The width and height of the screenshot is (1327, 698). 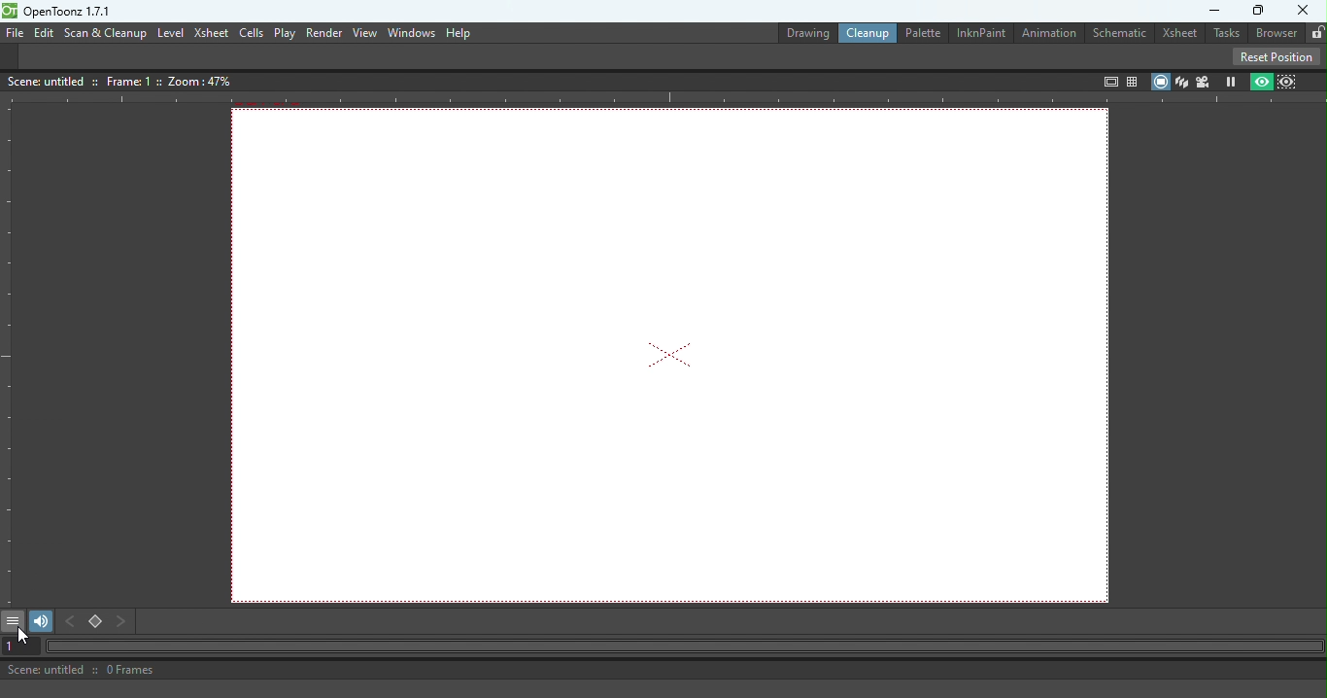 What do you see at coordinates (24, 639) in the screenshot?
I see `Cursor` at bounding box center [24, 639].